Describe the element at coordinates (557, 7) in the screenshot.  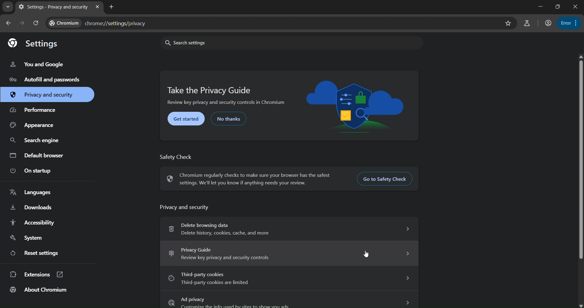
I see `restore down` at that location.